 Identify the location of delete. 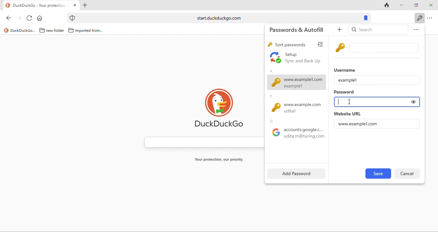
(407, 173).